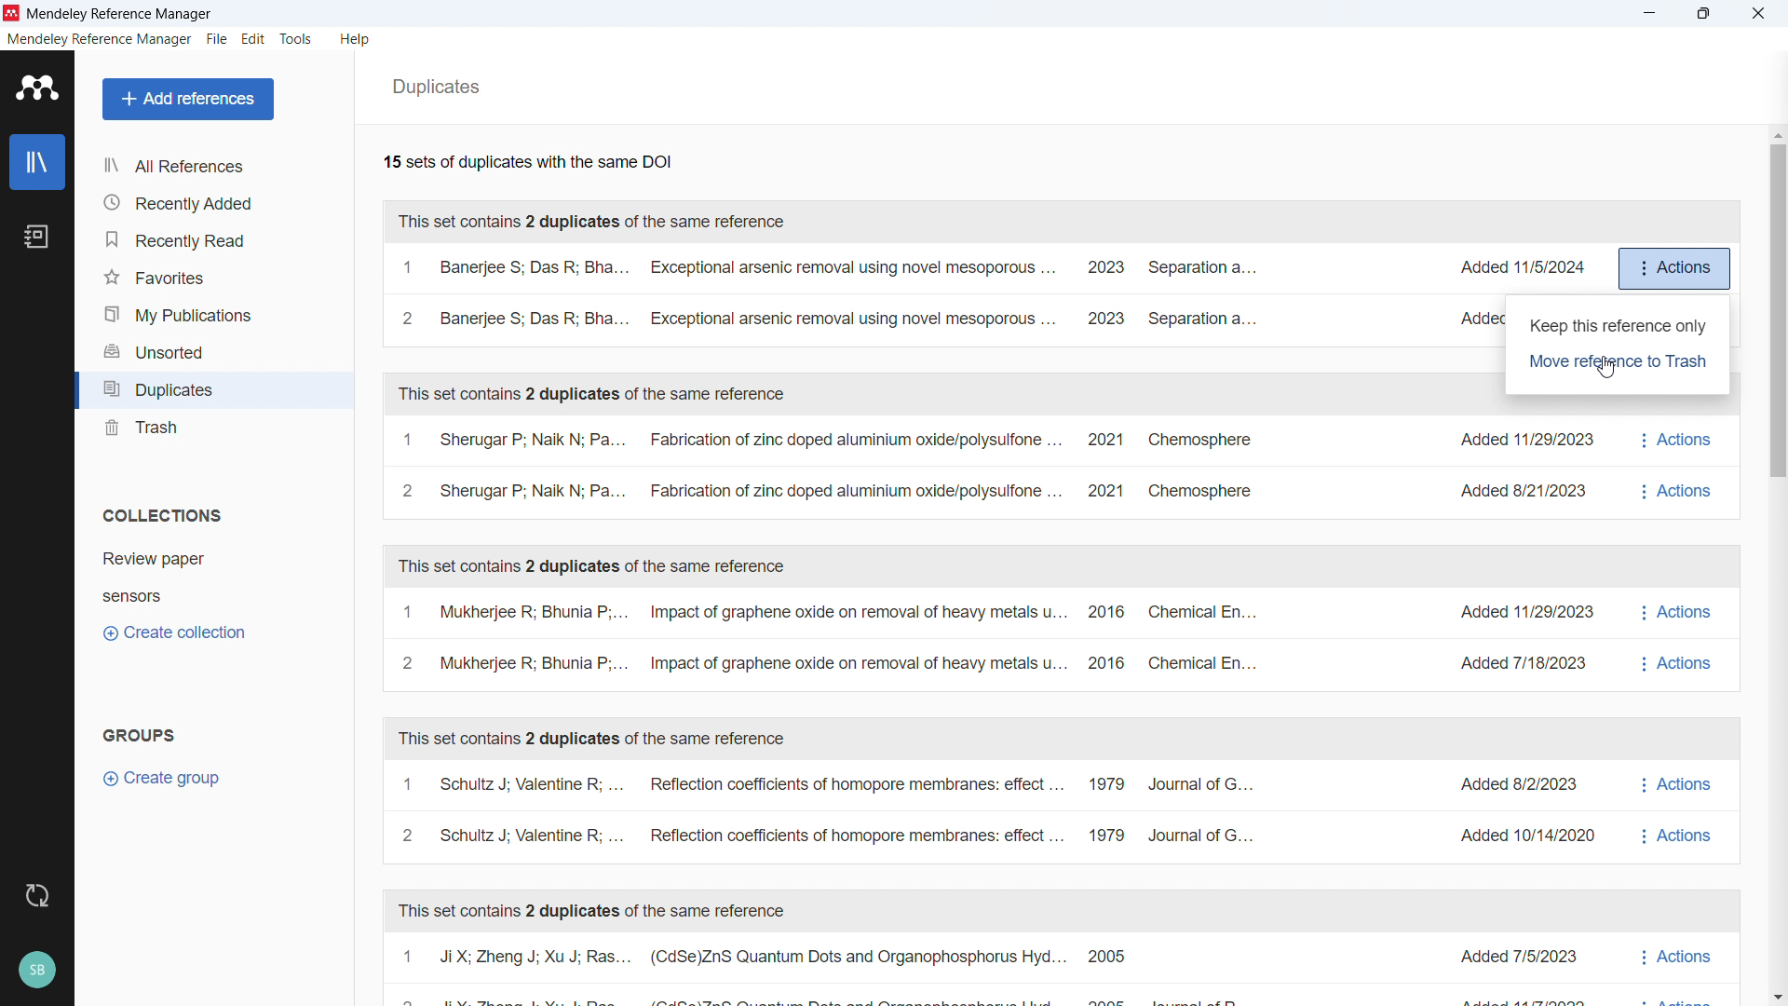 This screenshot has height=1006, width=1788. I want to click on Fifteen sets of duplicates with the same DOI , so click(527, 160).